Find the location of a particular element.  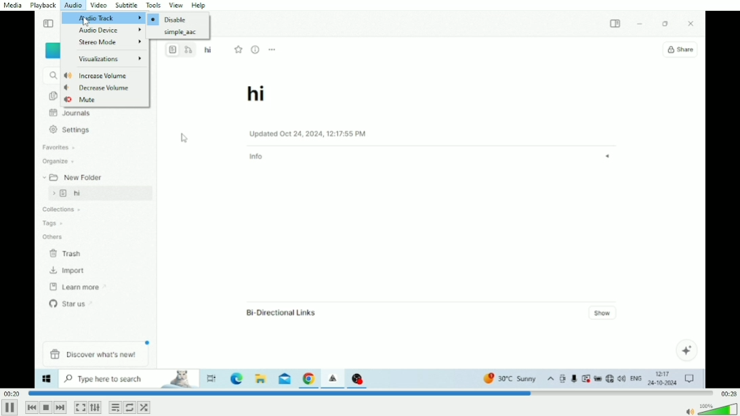

Click to toggle between loop all, loop one and no loop is located at coordinates (129, 407).